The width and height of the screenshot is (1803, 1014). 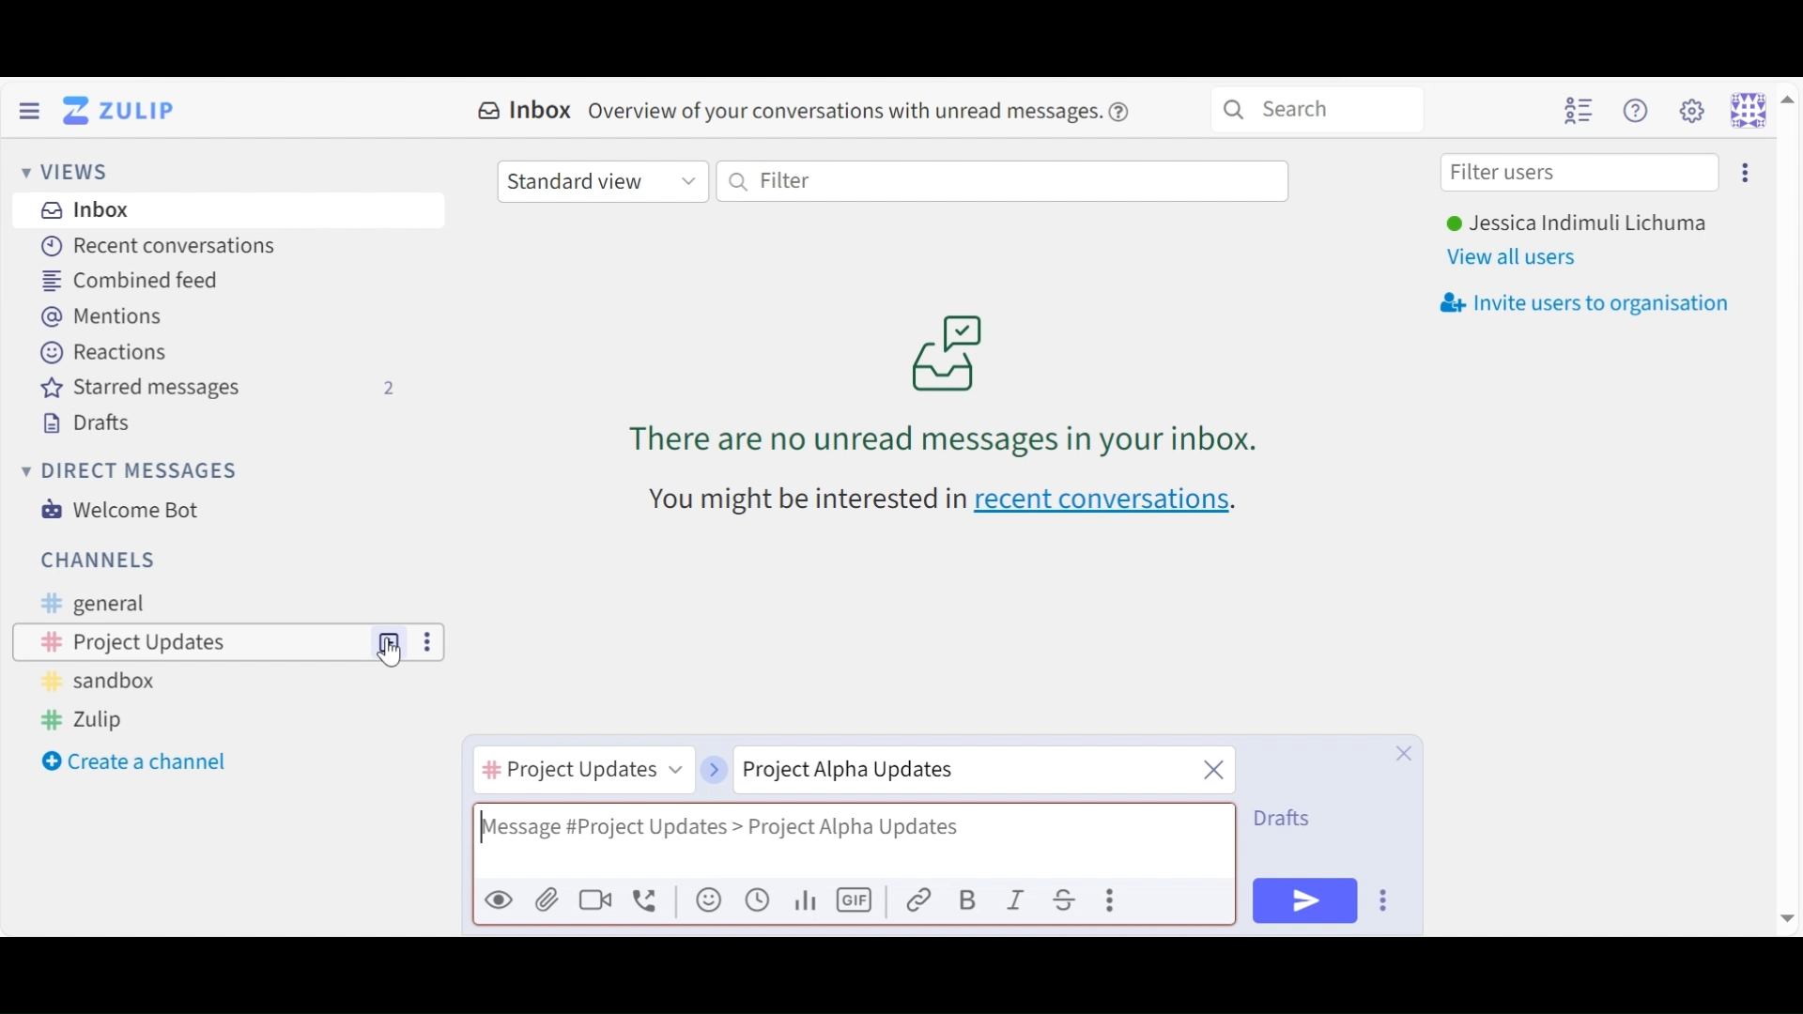 I want to click on Search, so click(x=1317, y=107).